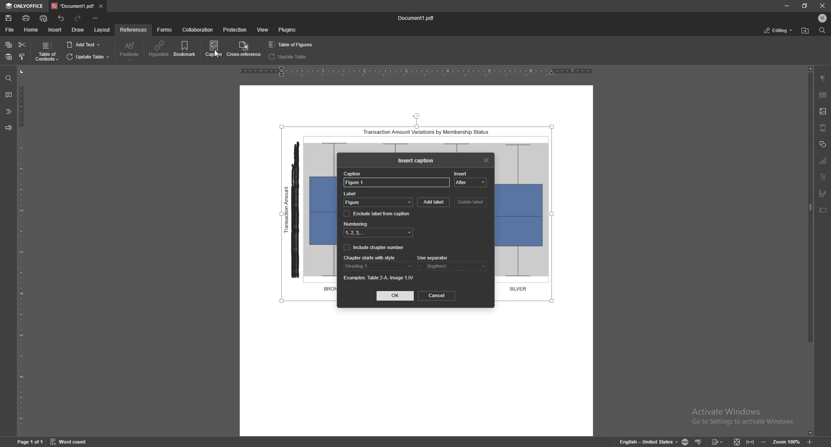 This screenshot has width=831, height=447. I want to click on word count, so click(70, 441).